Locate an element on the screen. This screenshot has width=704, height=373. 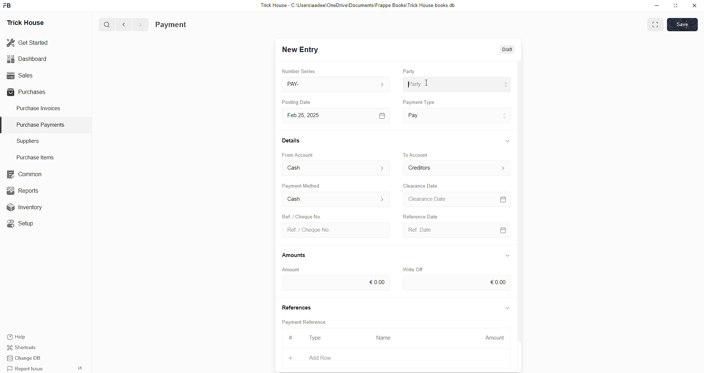
Dashboard is located at coordinates (29, 59).